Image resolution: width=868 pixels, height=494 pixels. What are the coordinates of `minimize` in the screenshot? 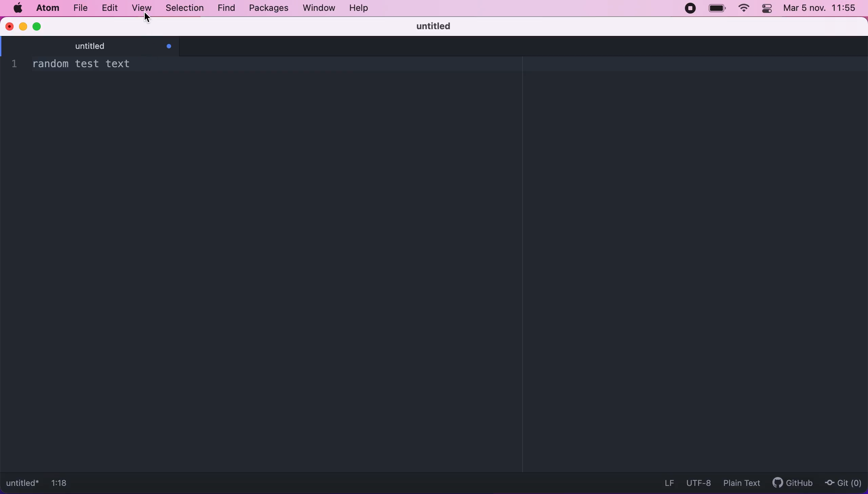 It's located at (23, 27).